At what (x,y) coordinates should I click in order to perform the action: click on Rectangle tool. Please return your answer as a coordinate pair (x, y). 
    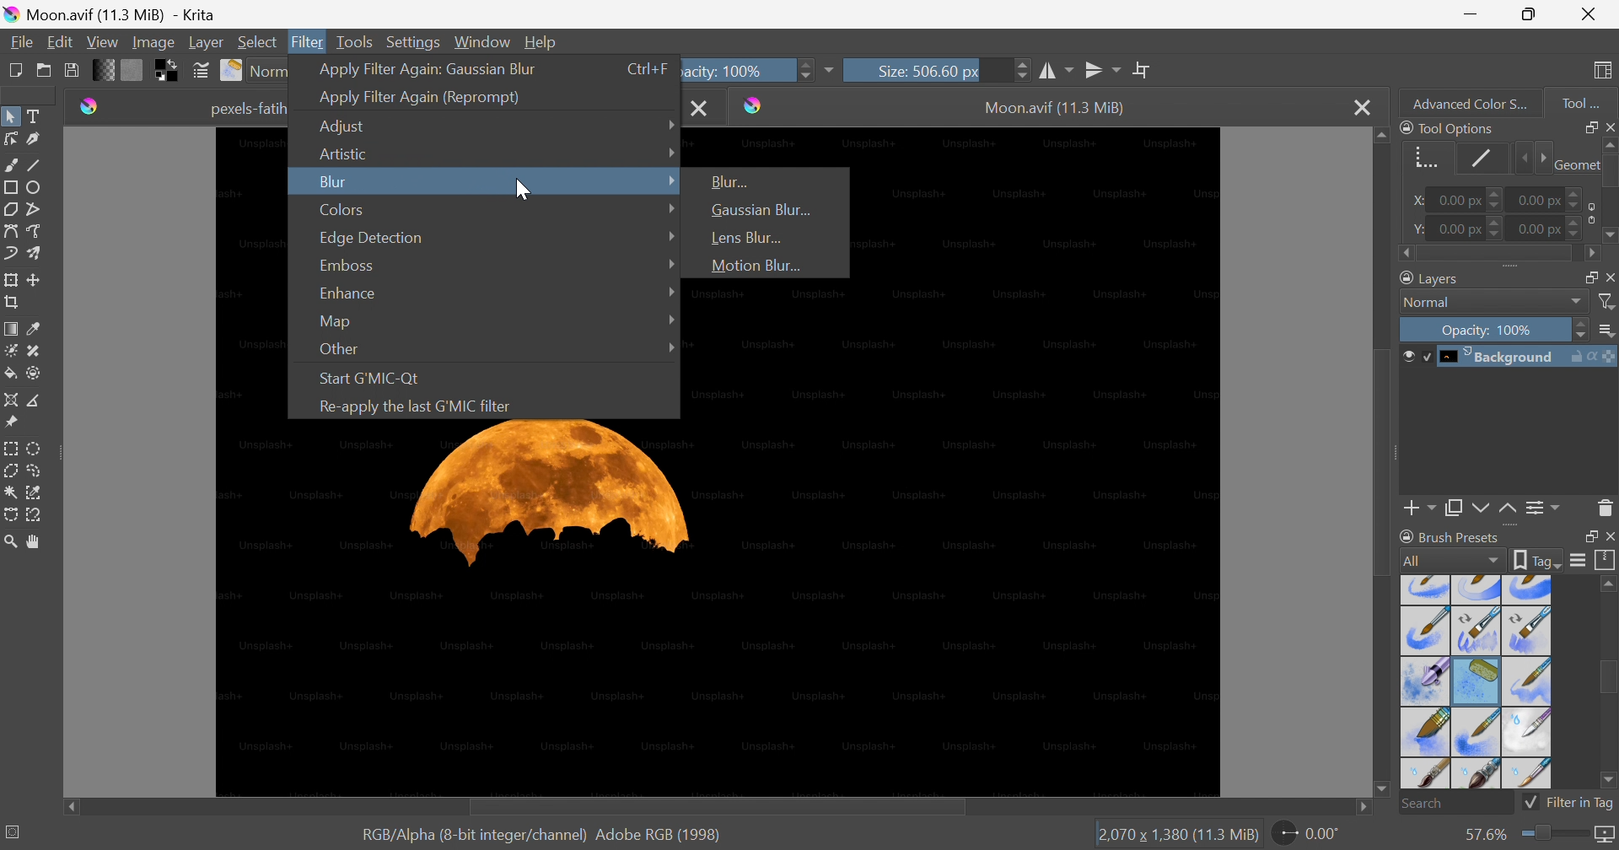
    Looking at the image, I should click on (10, 187).